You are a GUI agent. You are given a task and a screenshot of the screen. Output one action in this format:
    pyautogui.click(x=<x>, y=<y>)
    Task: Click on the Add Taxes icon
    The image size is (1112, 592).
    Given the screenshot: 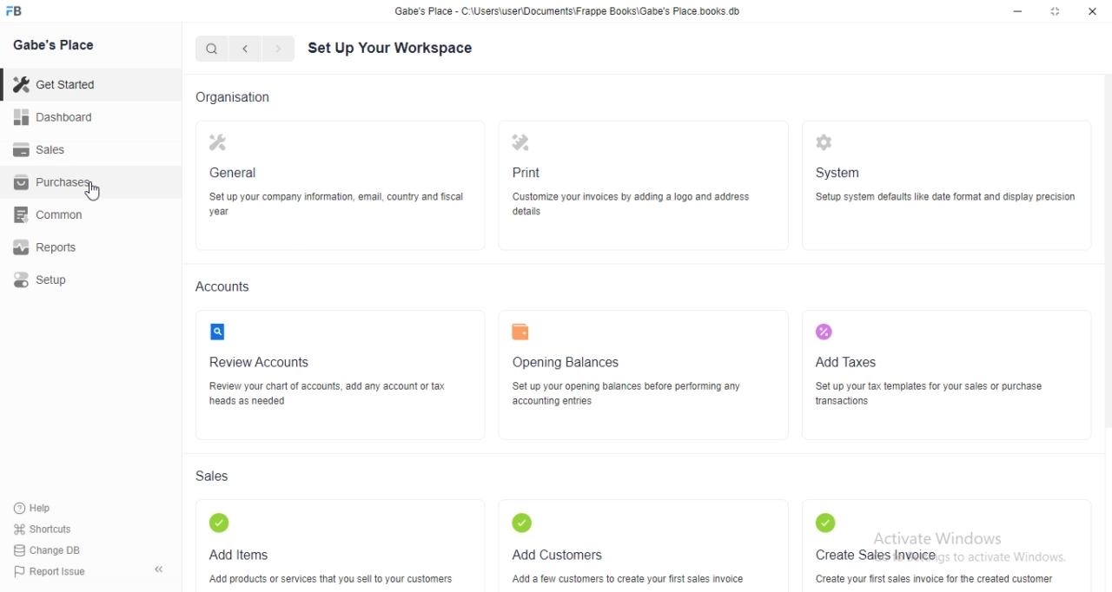 What is the action you would take?
    pyautogui.click(x=824, y=331)
    